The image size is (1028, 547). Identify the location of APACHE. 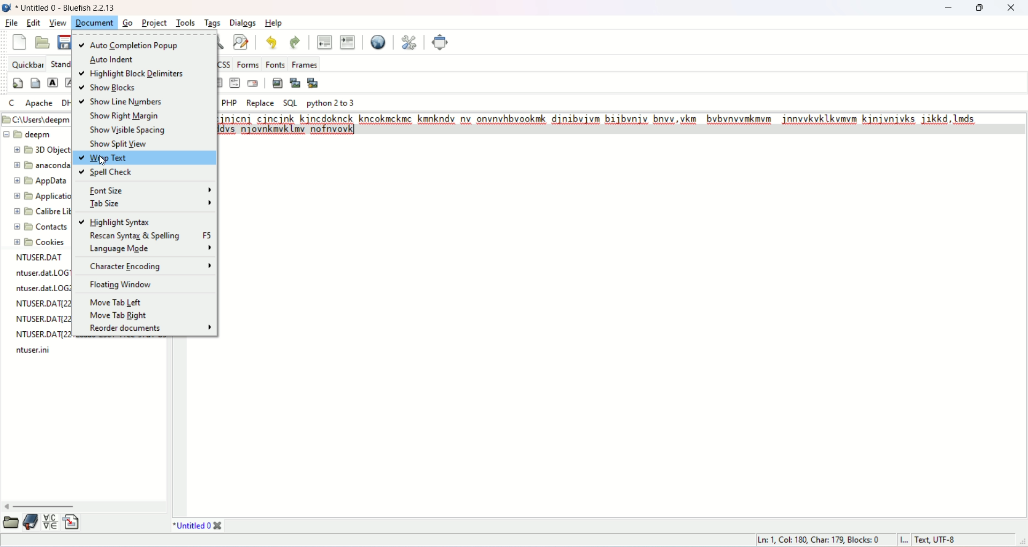
(40, 104).